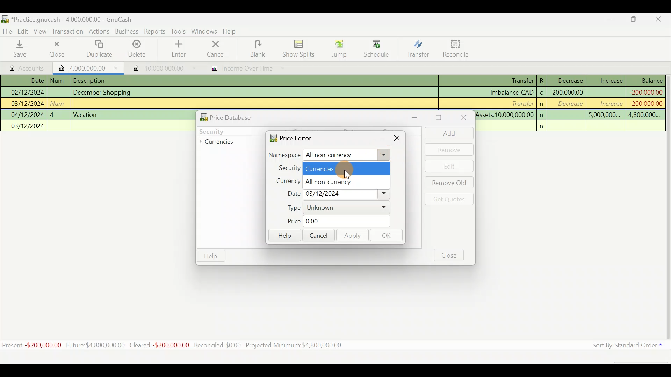 The width and height of the screenshot is (671, 377). I want to click on Reconcile, so click(453, 49).